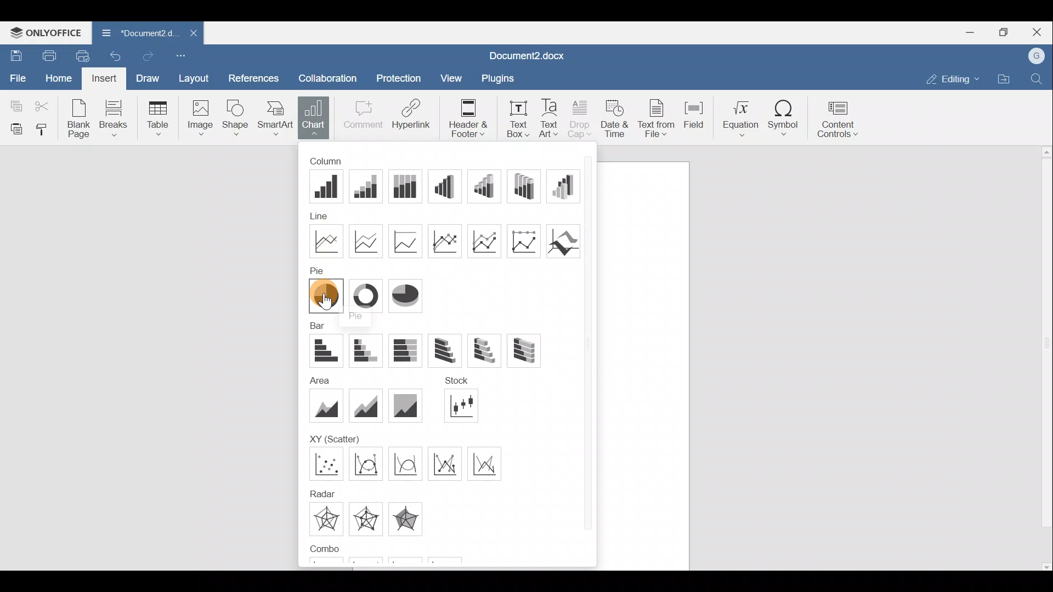 This screenshot has height=592, width=1053. I want to click on 3-D stacked bar, so click(484, 351).